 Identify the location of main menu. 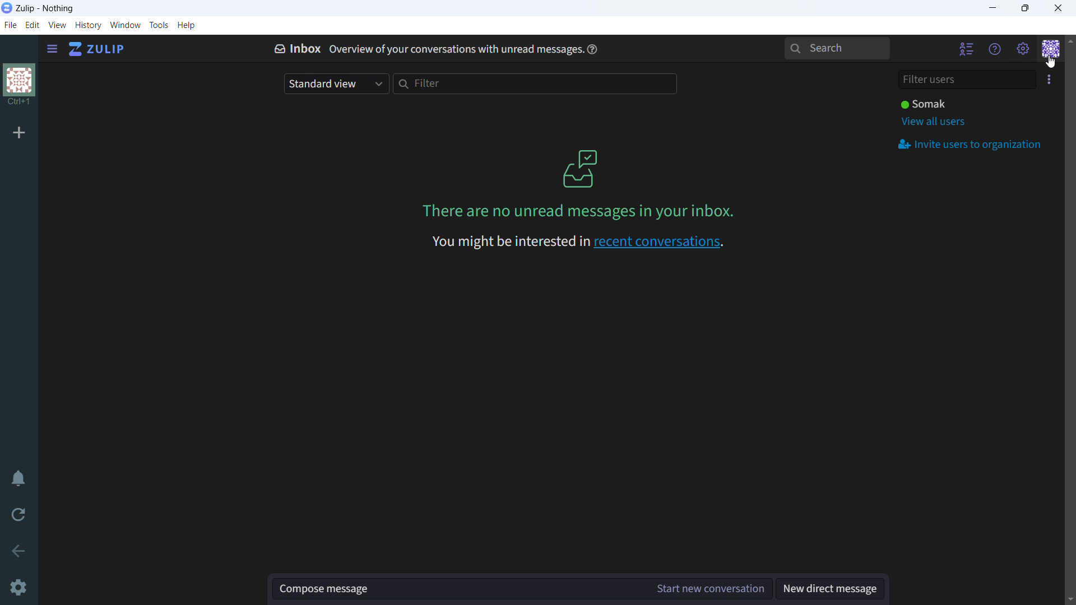
(1022, 49).